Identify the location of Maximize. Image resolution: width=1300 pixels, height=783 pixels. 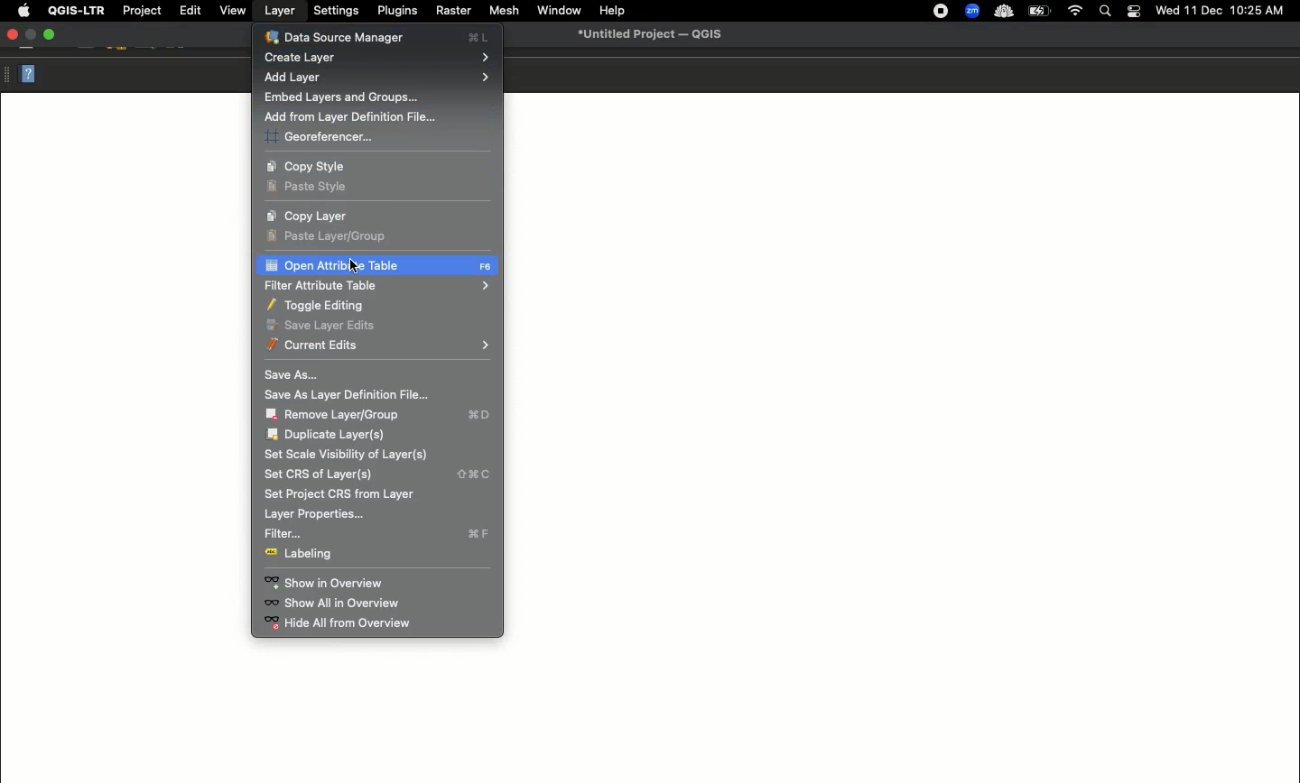
(52, 35).